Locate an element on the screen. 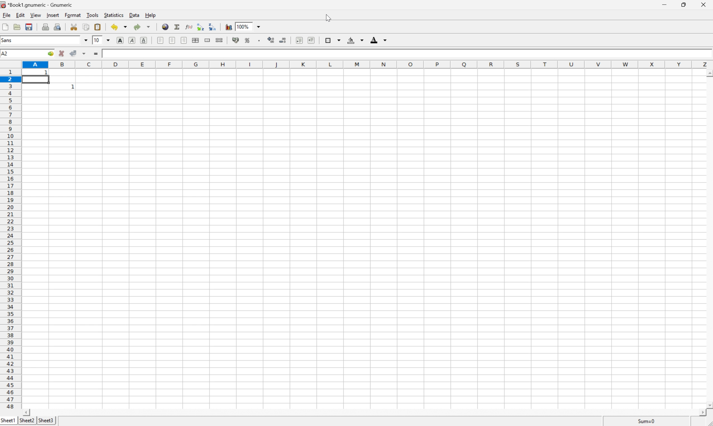 The width and height of the screenshot is (713, 426). paste is located at coordinates (98, 27).